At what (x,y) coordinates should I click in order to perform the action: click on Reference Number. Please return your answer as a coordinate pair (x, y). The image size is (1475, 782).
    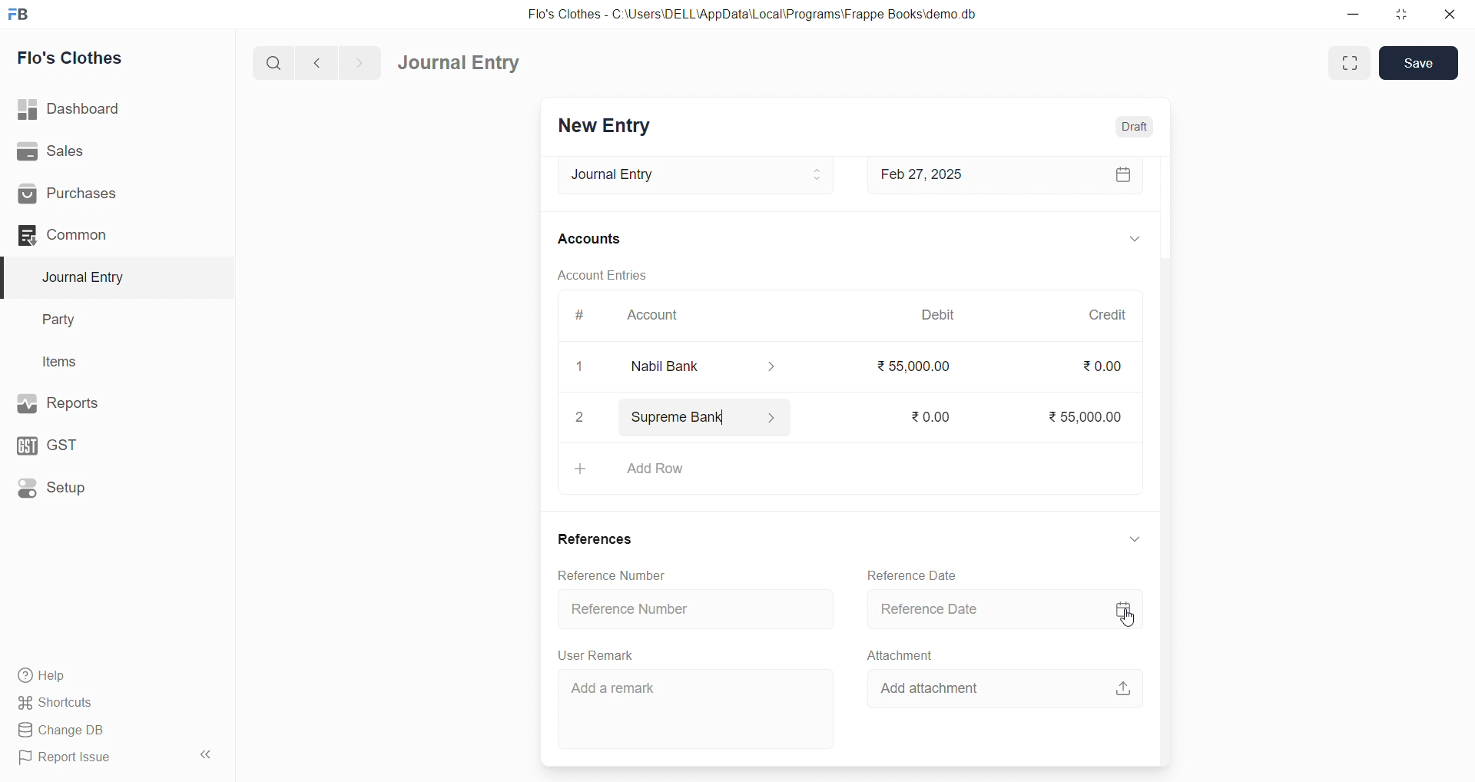
    Looking at the image, I should click on (612, 575).